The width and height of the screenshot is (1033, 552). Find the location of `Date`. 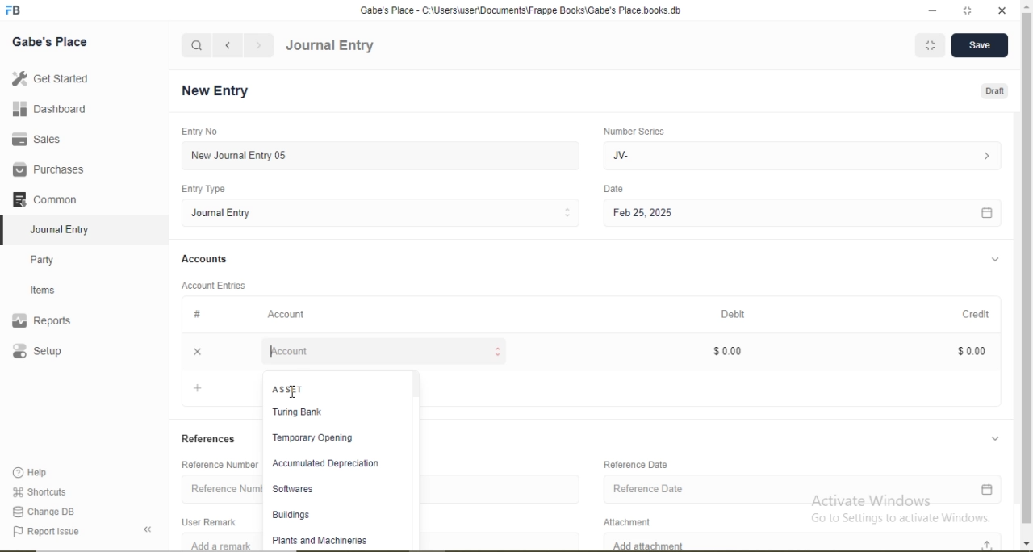

Date is located at coordinates (621, 189).